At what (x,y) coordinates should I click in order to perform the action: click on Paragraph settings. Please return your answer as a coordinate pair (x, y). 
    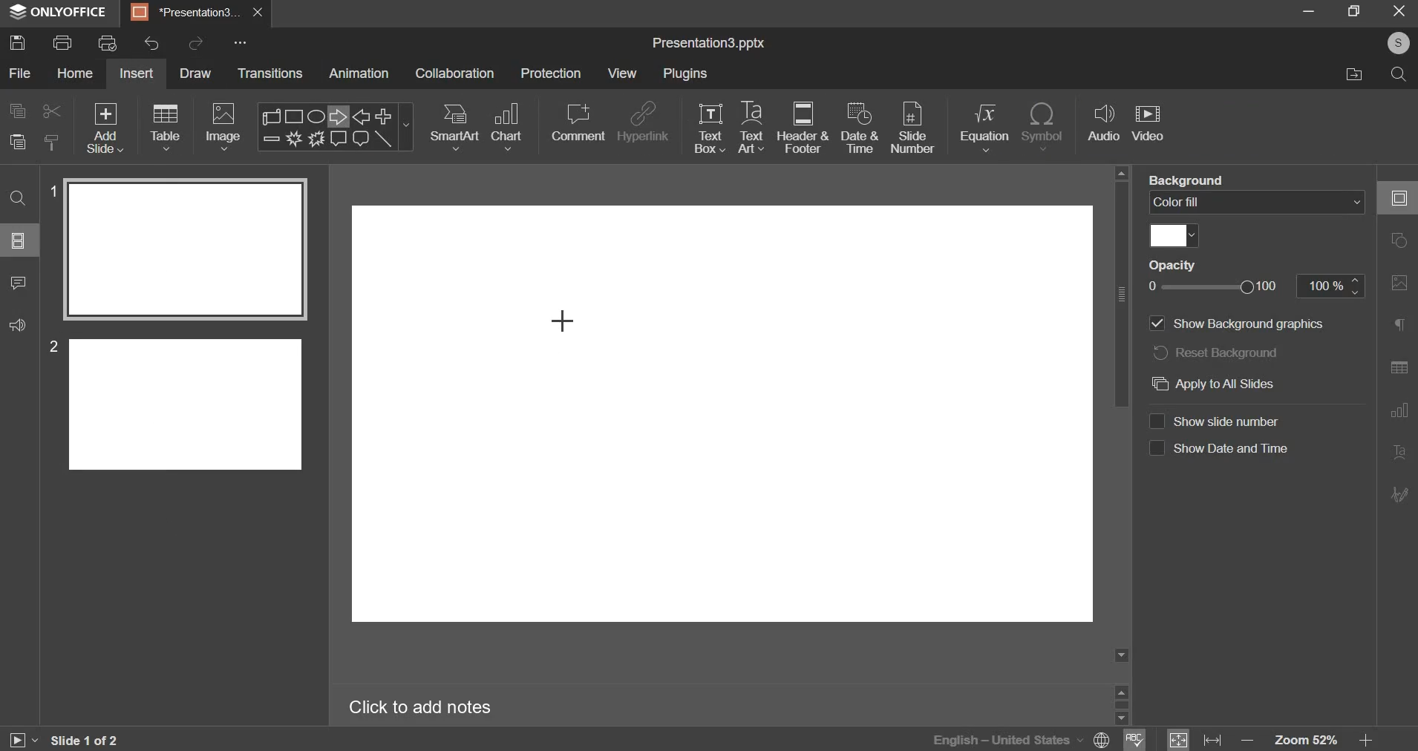
    Looking at the image, I should click on (1399, 324).